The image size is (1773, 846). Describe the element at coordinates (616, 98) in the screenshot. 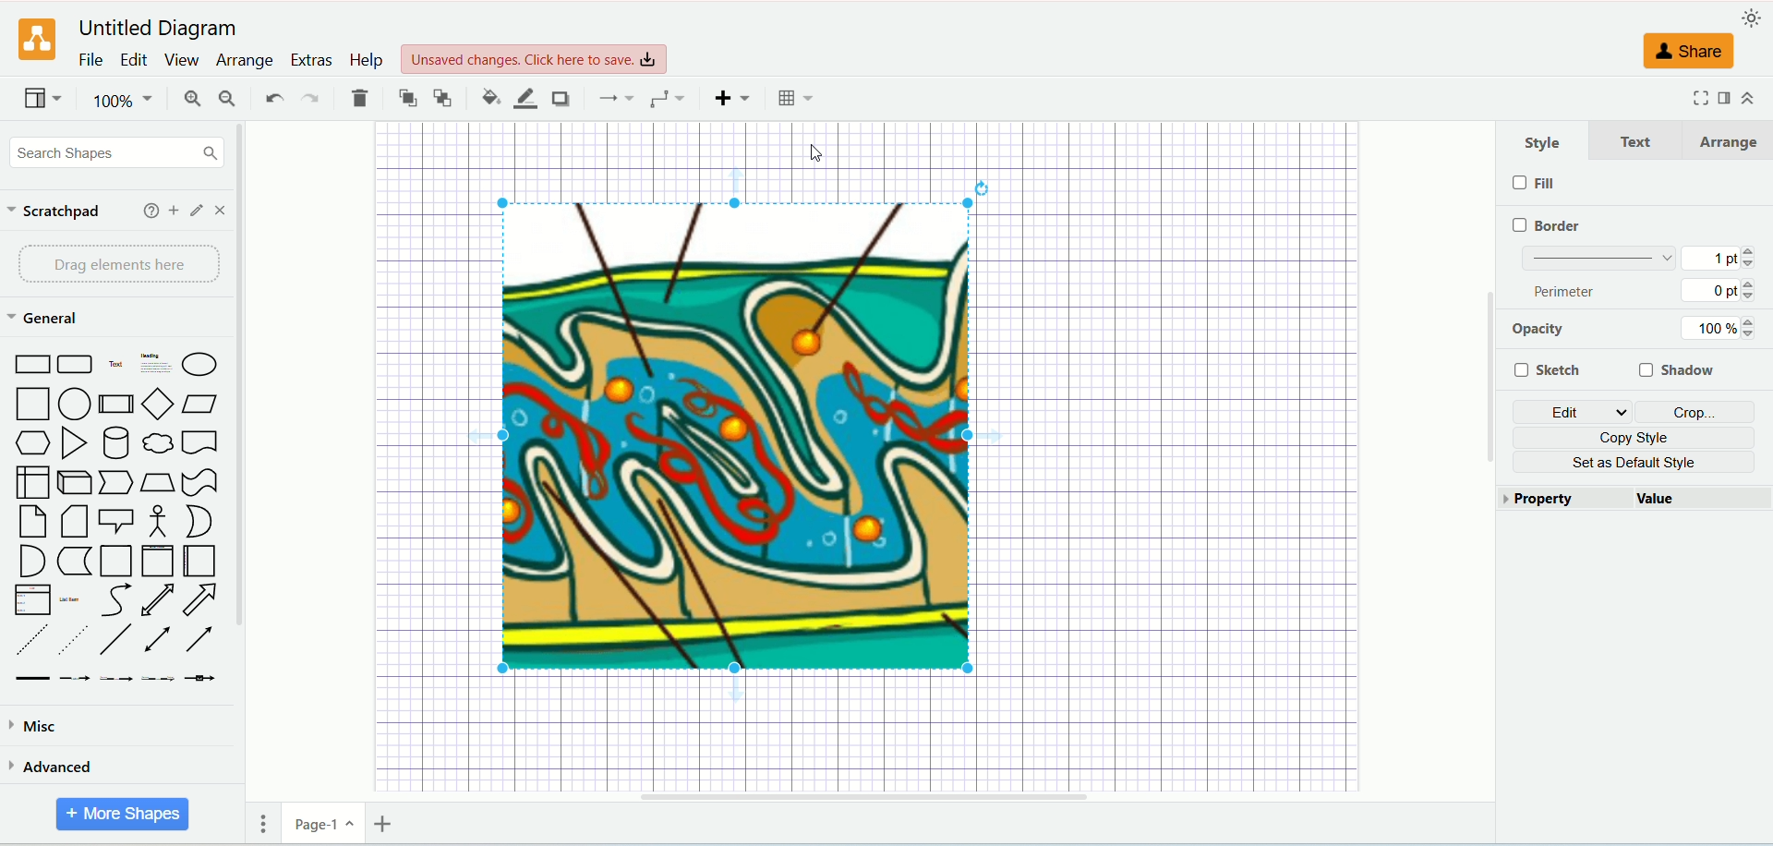

I see `connections` at that location.